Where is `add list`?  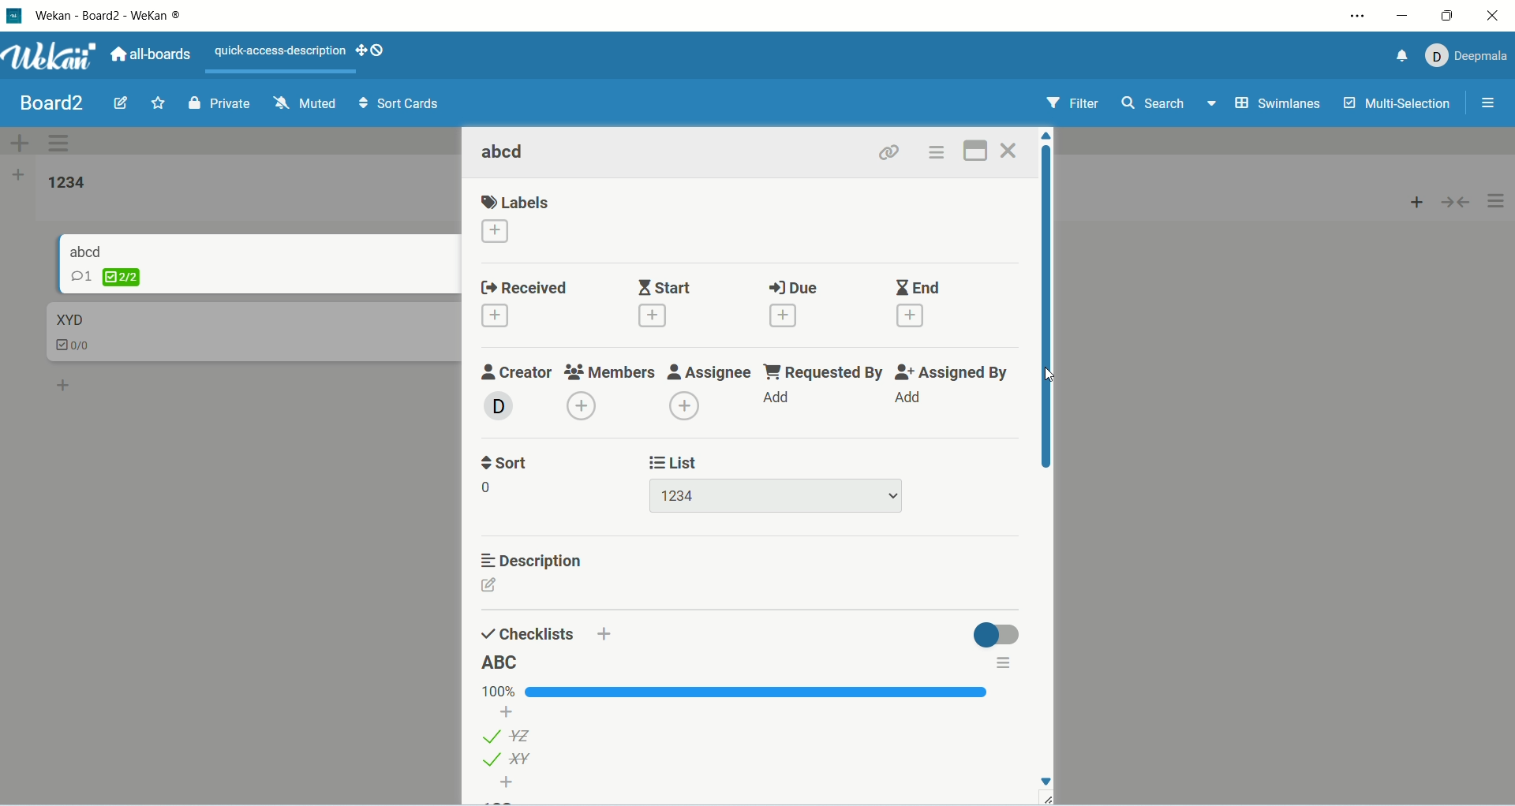 add list is located at coordinates (21, 175).